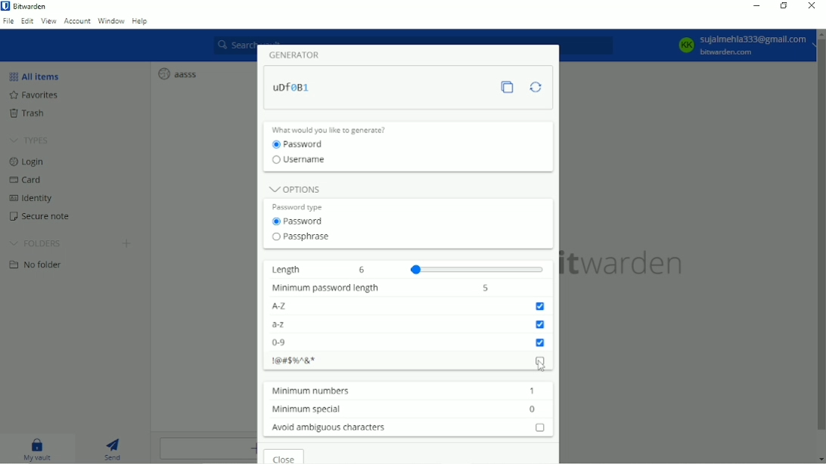  What do you see at coordinates (290, 325) in the screenshot?
I see `a-z` at bounding box center [290, 325].